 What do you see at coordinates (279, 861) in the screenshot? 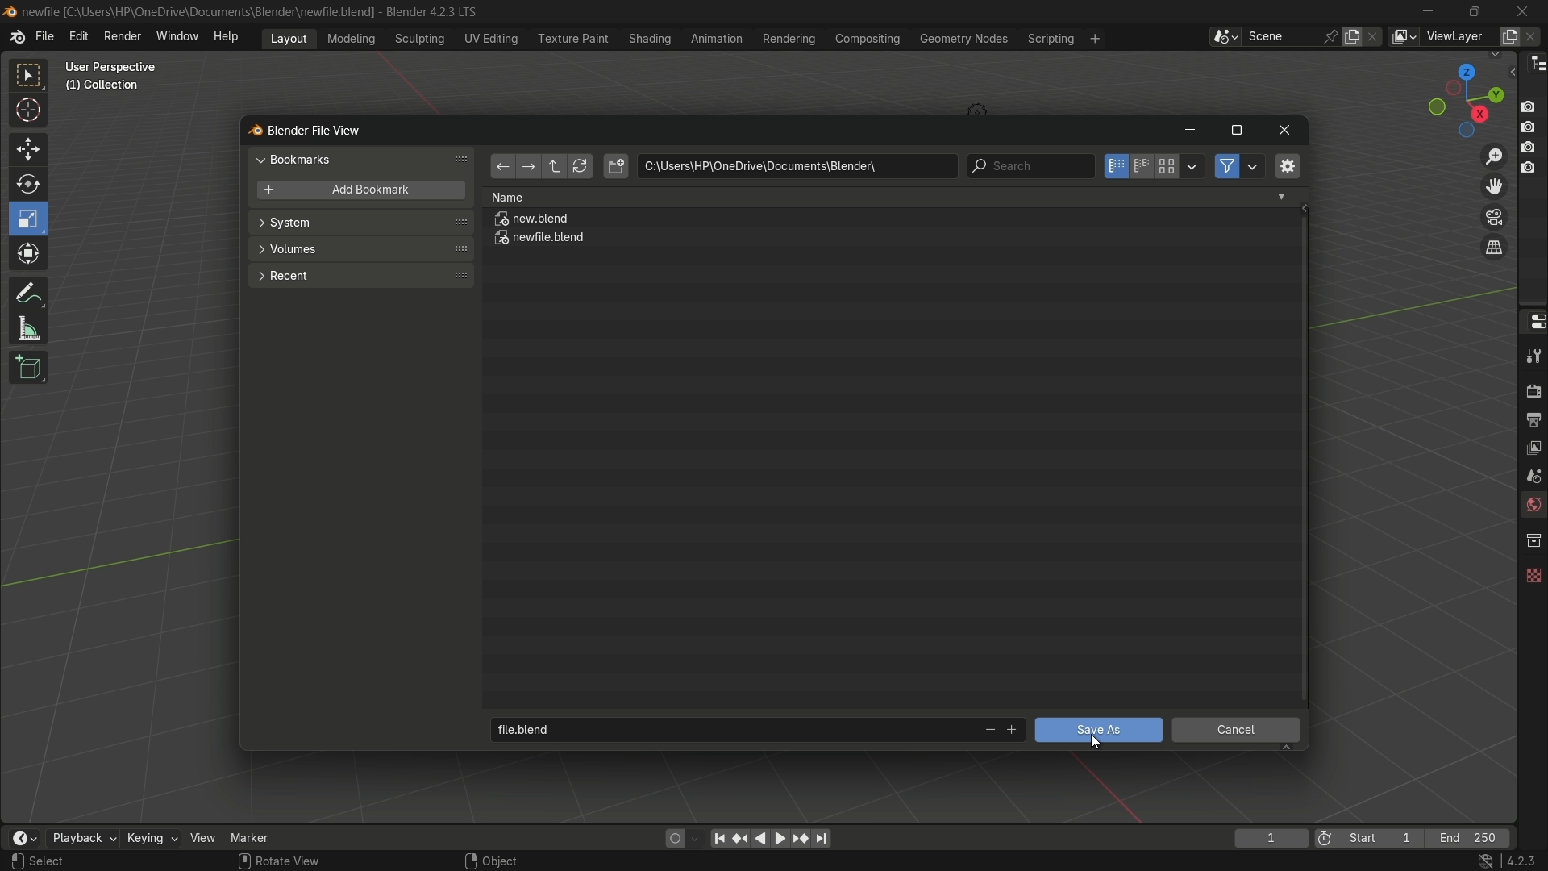
I see `Rotate View` at bounding box center [279, 861].